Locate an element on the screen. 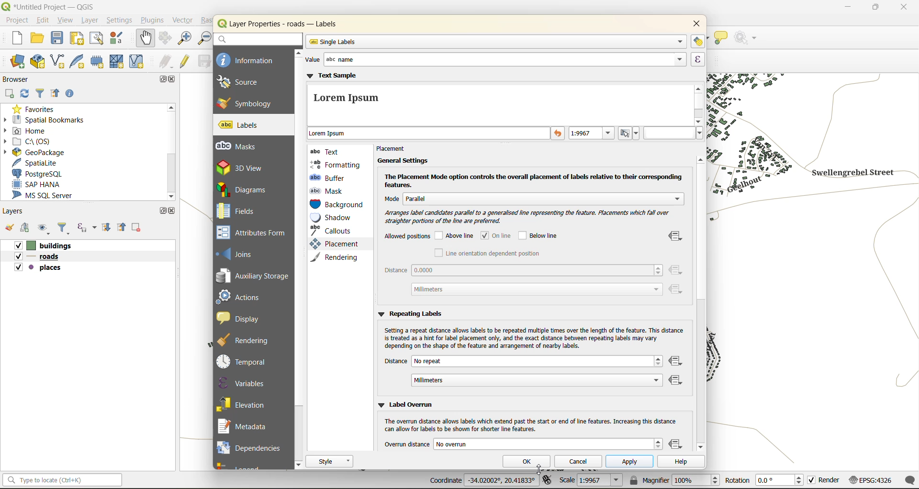 The image size is (919, 489). filter is located at coordinates (40, 94).